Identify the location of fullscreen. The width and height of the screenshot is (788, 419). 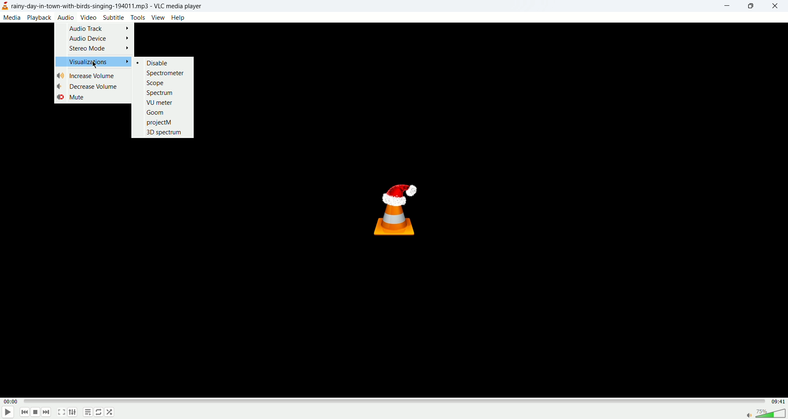
(62, 412).